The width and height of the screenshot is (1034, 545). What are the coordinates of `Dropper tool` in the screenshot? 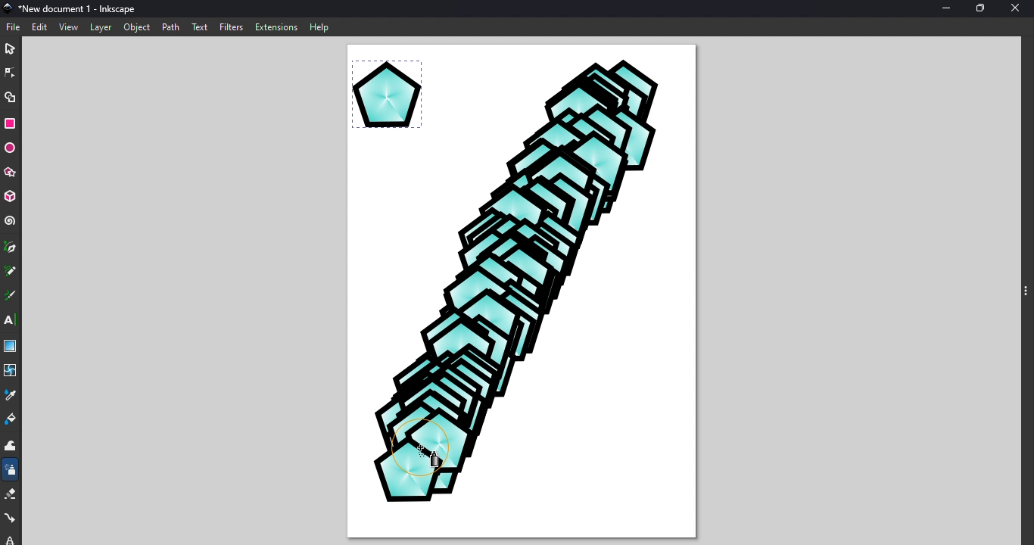 It's located at (13, 394).